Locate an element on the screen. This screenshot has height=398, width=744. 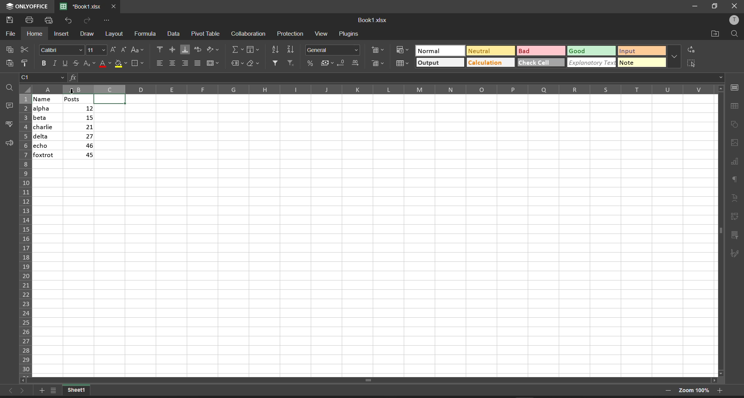
Neutral is located at coordinates (480, 50).